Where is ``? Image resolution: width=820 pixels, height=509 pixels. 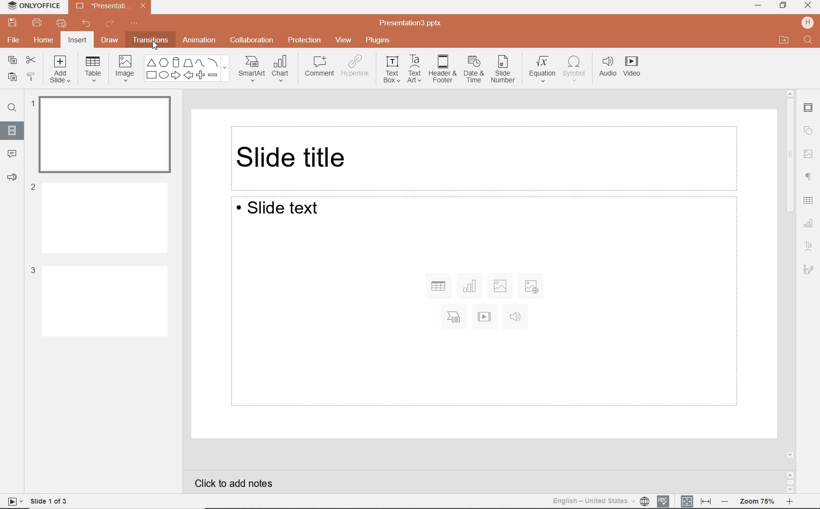
 is located at coordinates (188, 61).